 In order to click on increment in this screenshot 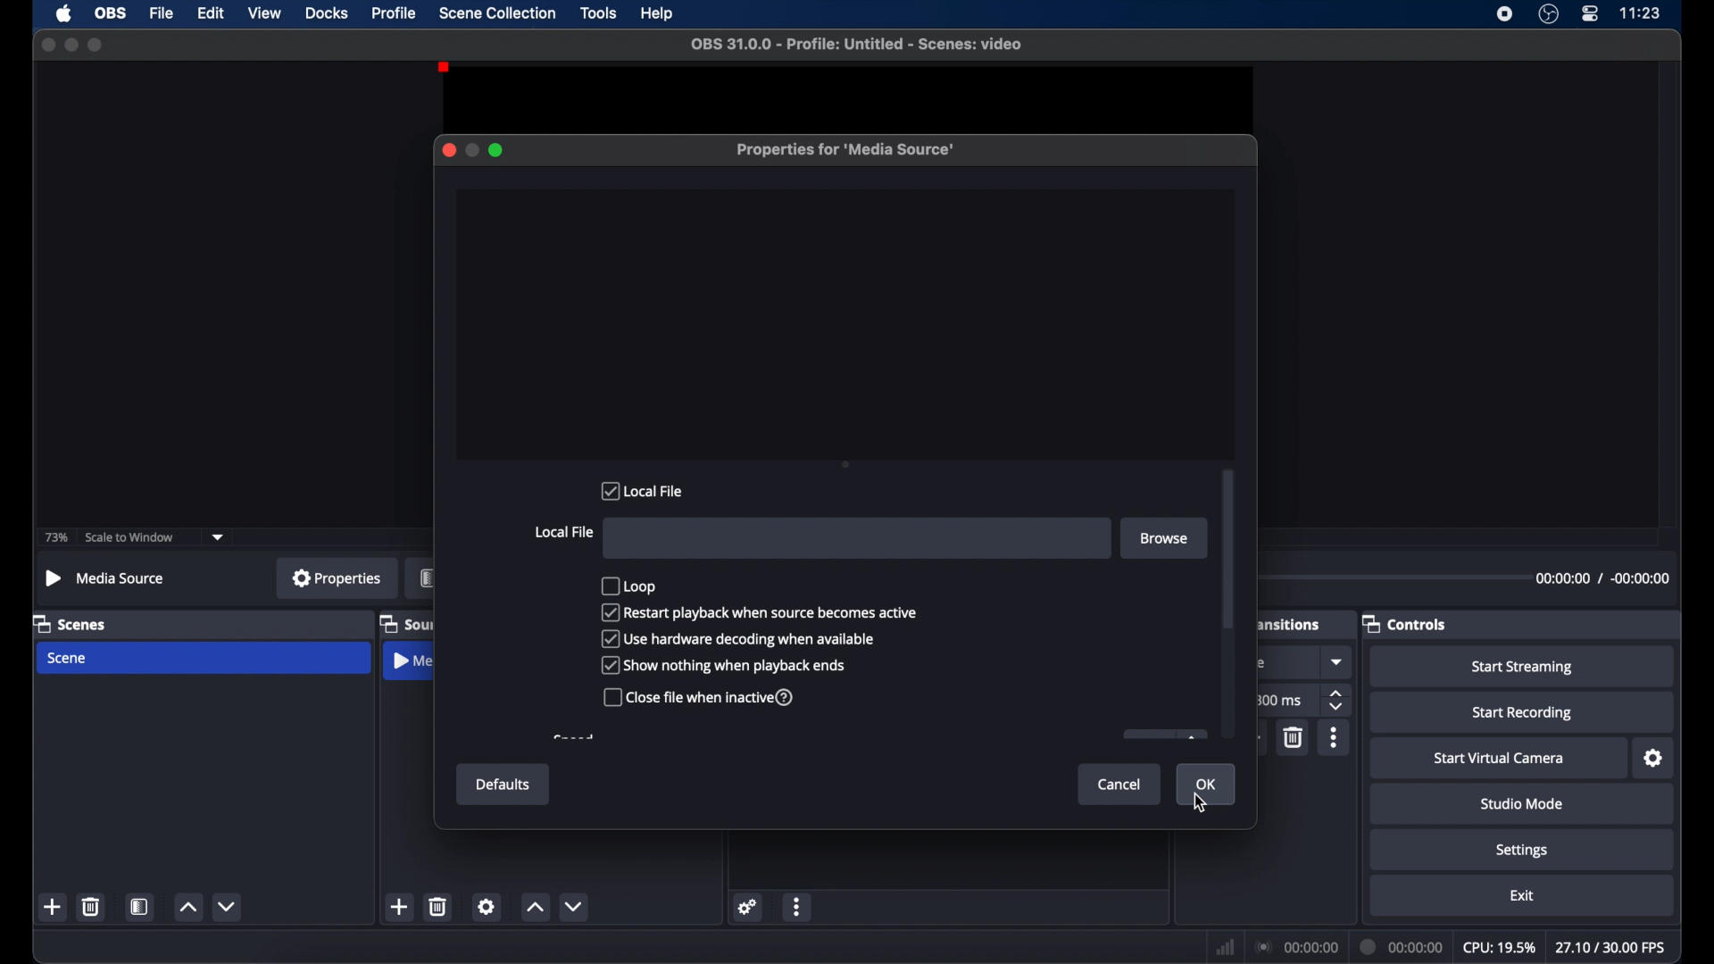, I will do `click(535, 908)`.